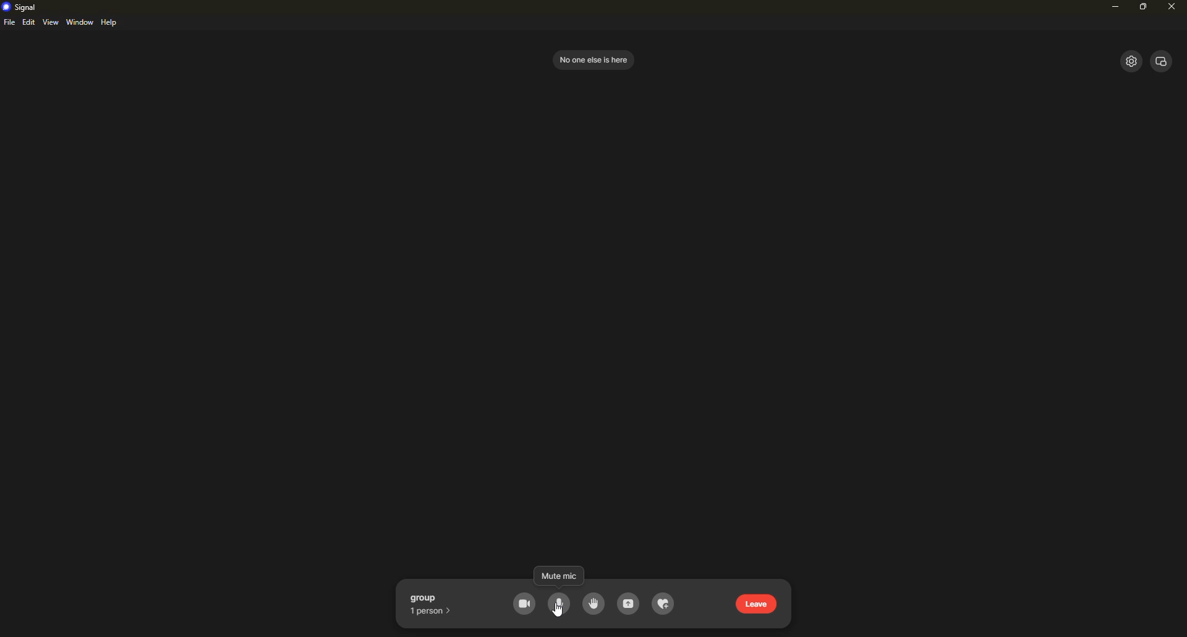  I want to click on share screen, so click(629, 605).